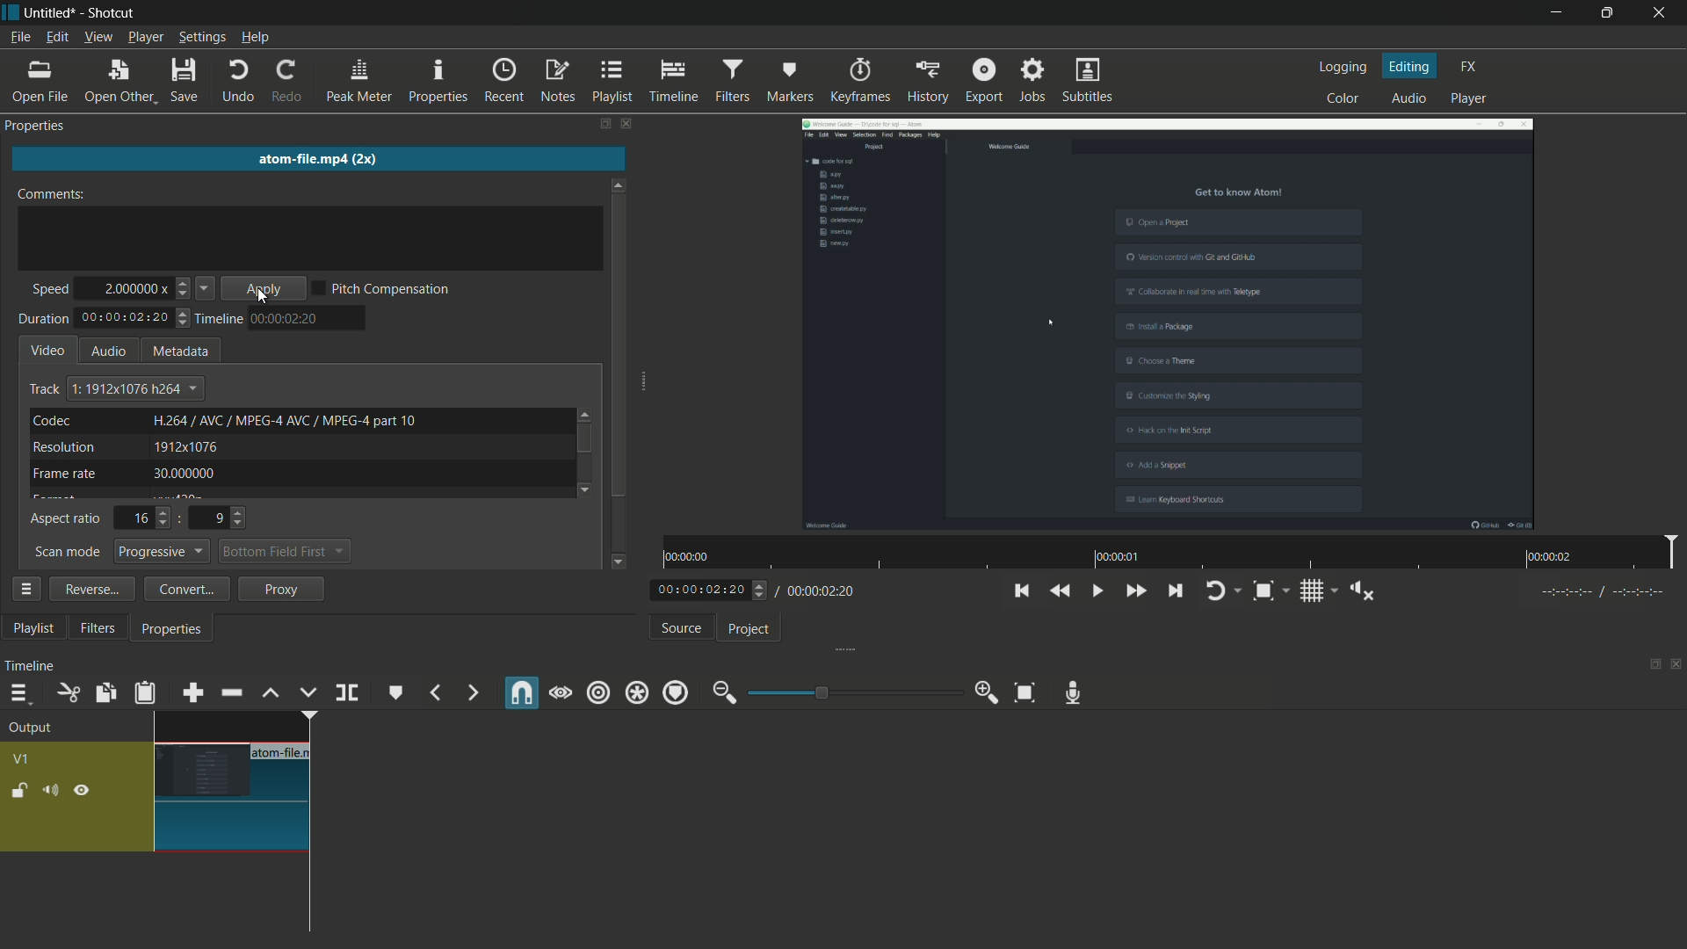 Image resolution: width=1687 pixels, height=949 pixels. Describe the element at coordinates (1173, 553) in the screenshot. I see `time` at that location.